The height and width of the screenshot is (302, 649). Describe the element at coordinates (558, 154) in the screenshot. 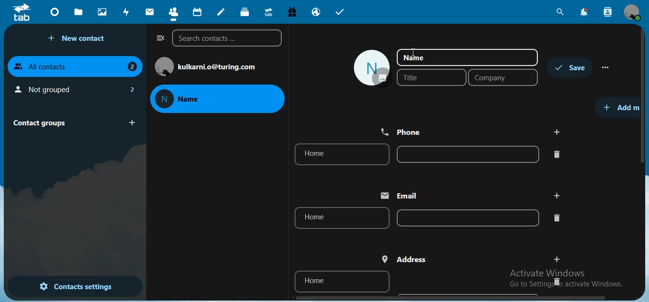

I see `delete` at that location.